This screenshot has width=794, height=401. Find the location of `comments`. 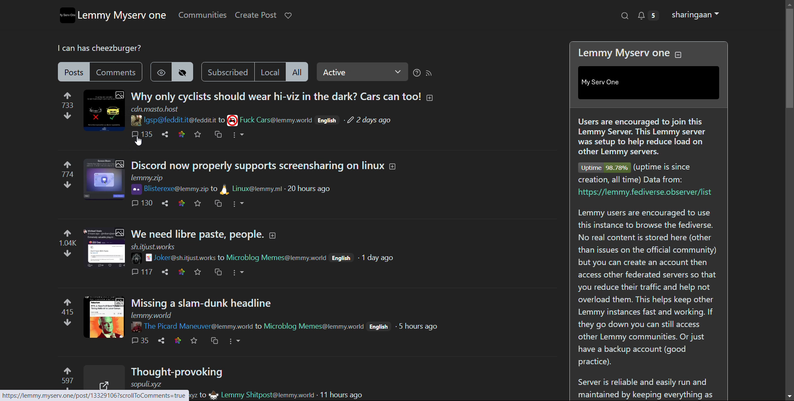

comments is located at coordinates (115, 72).